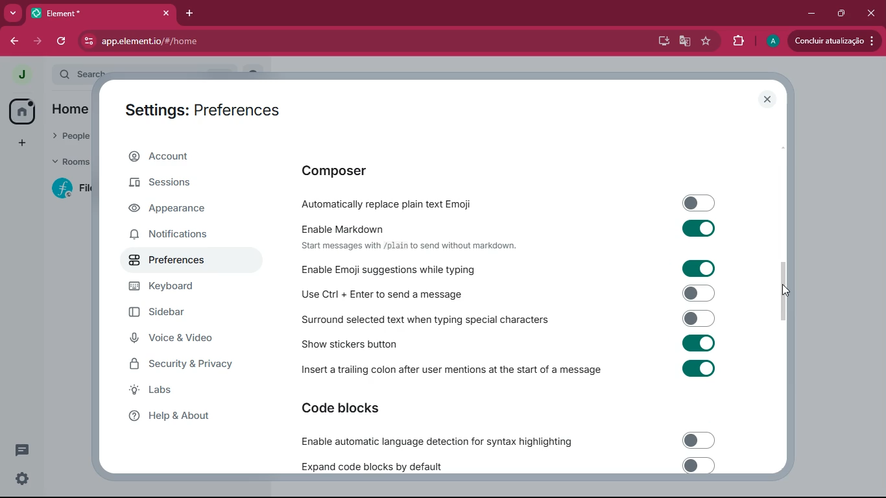 The image size is (886, 498). Describe the element at coordinates (658, 40) in the screenshot. I see `desktop` at that location.